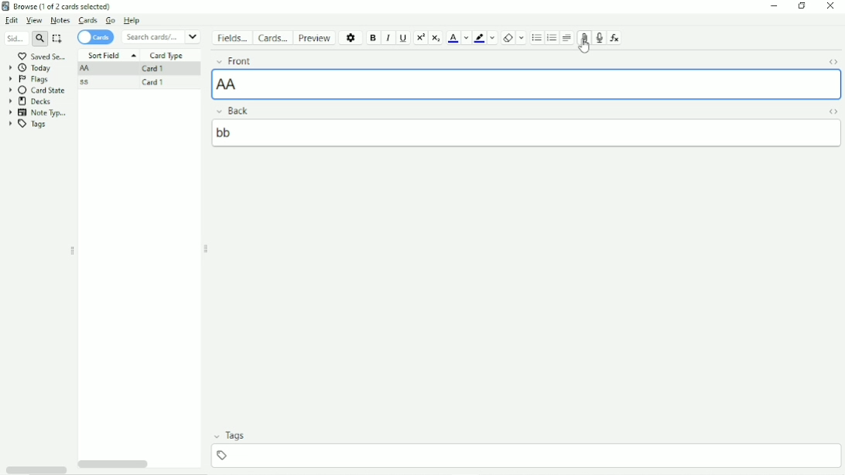 The image size is (845, 475). I want to click on Restore down, so click(802, 6).